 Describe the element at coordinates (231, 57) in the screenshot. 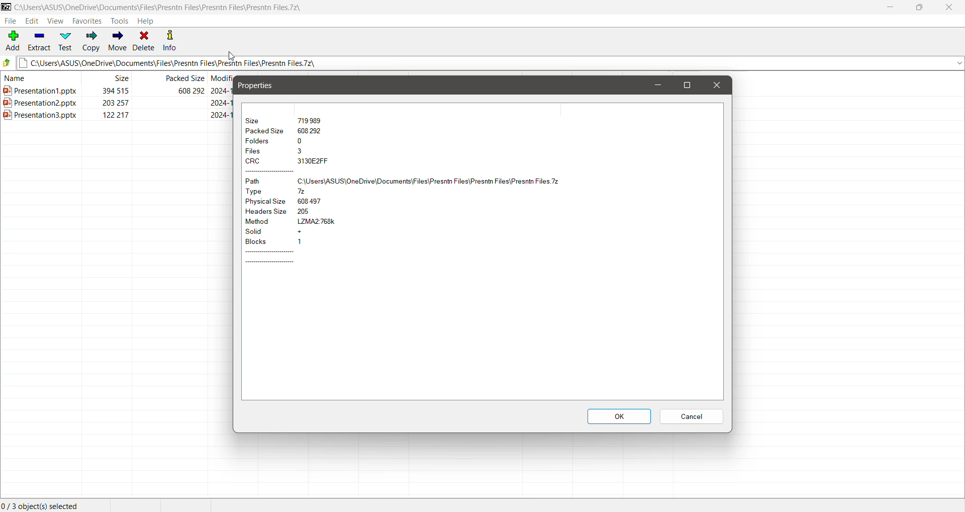

I see `Cursor` at that location.